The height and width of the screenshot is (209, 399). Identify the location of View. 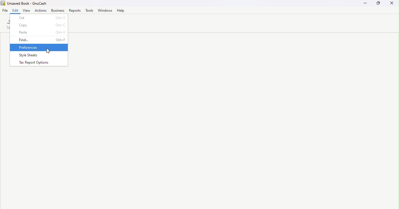
(27, 10).